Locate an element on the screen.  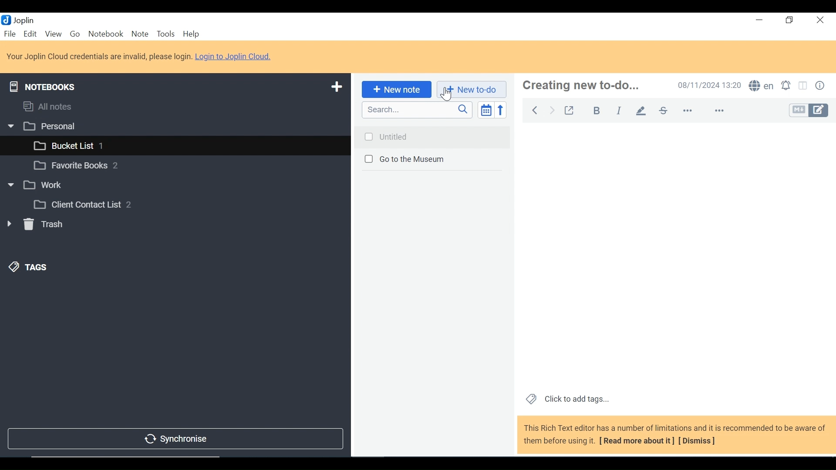
Set alarm is located at coordinates (788, 86).